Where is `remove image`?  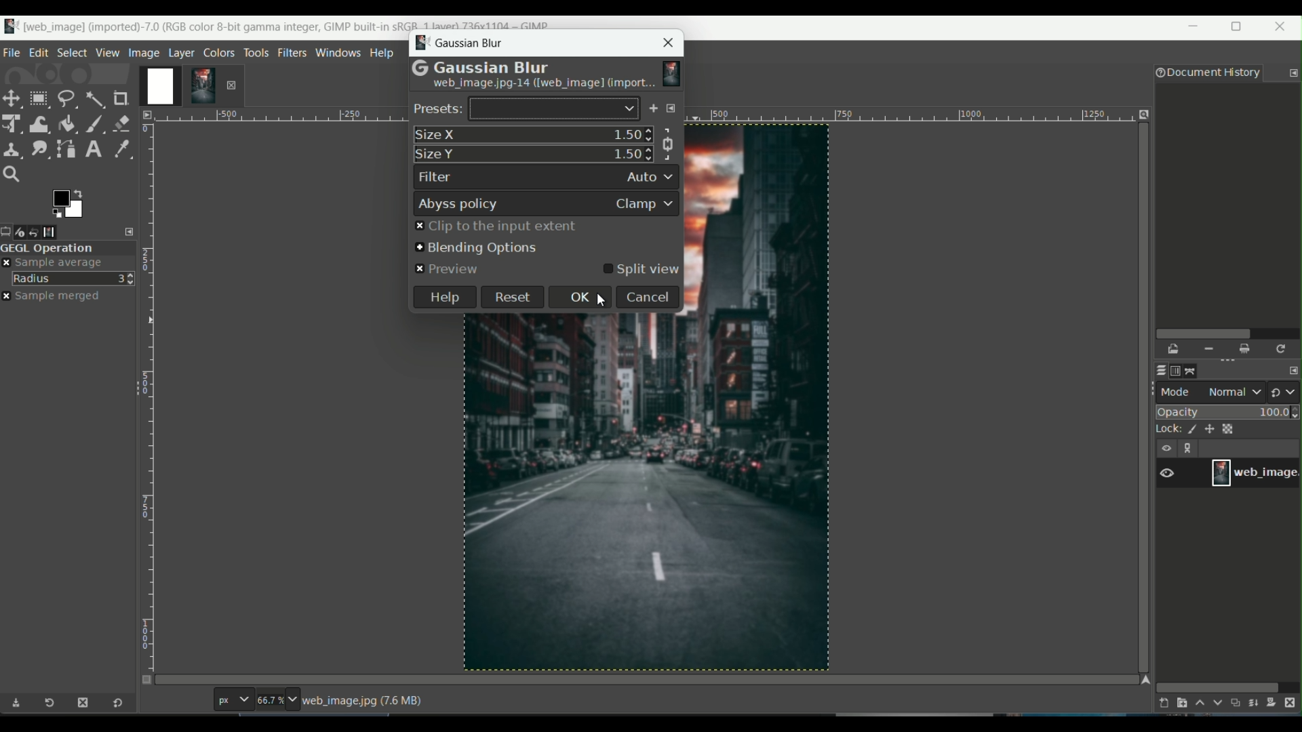 remove image is located at coordinates (231, 85).